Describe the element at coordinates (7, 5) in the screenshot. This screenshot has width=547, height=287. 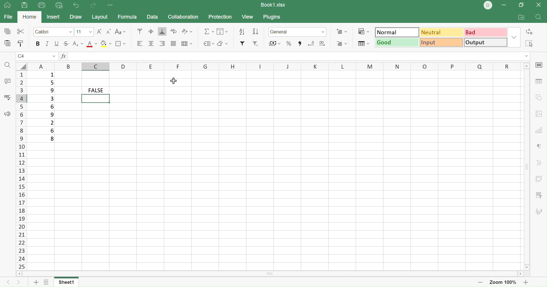
I see `Show main window` at that location.